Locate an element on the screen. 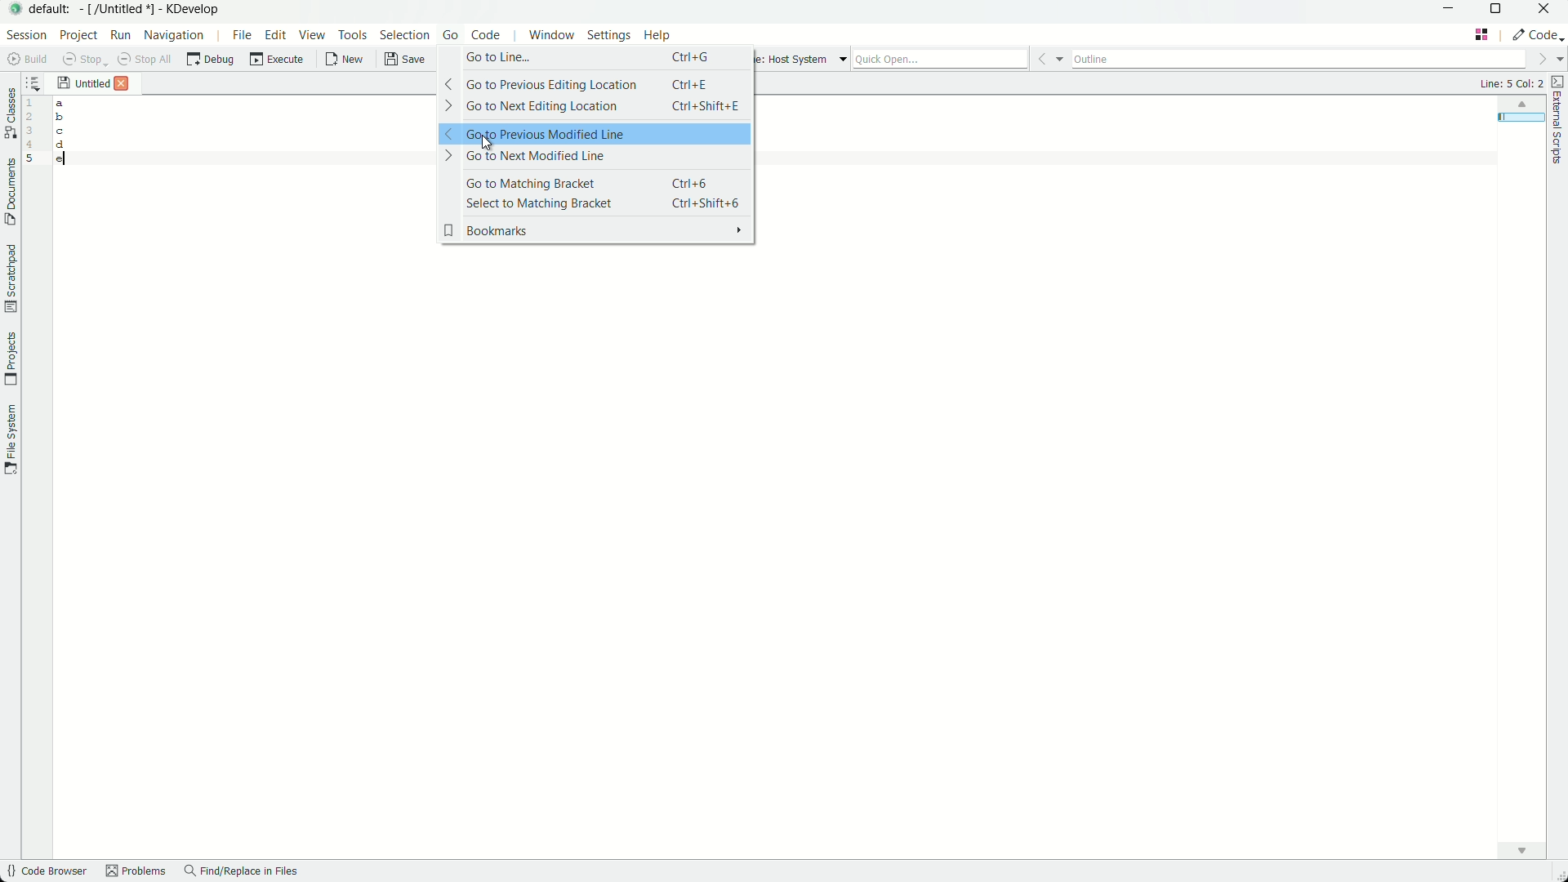  problems is located at coordinates (135, 872).